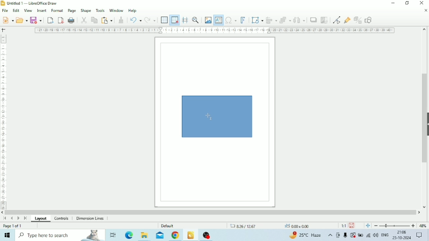 This screenshot has width=429, height=241. Describe the element at coordinates (231, 20) in the screenshot. I see `Insert Special Characters` at that location.